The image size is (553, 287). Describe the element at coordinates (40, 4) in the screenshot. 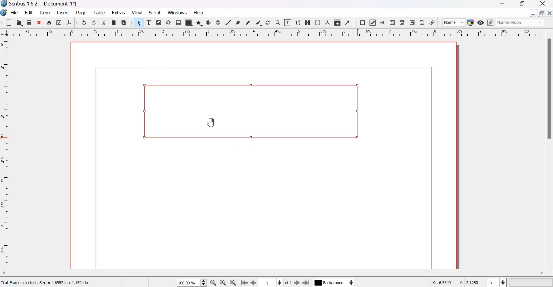

I see `Scribus 1.6.2 - [Document-1]` at that location.